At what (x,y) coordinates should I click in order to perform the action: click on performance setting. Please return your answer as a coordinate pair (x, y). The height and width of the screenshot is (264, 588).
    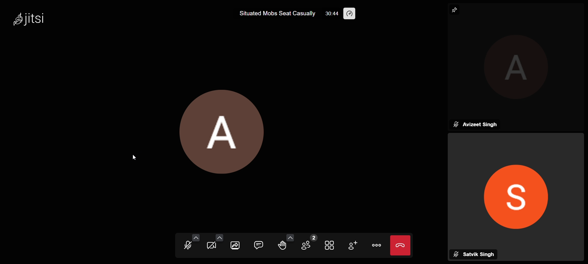
    Looking at the image, I should click on (354, 13).